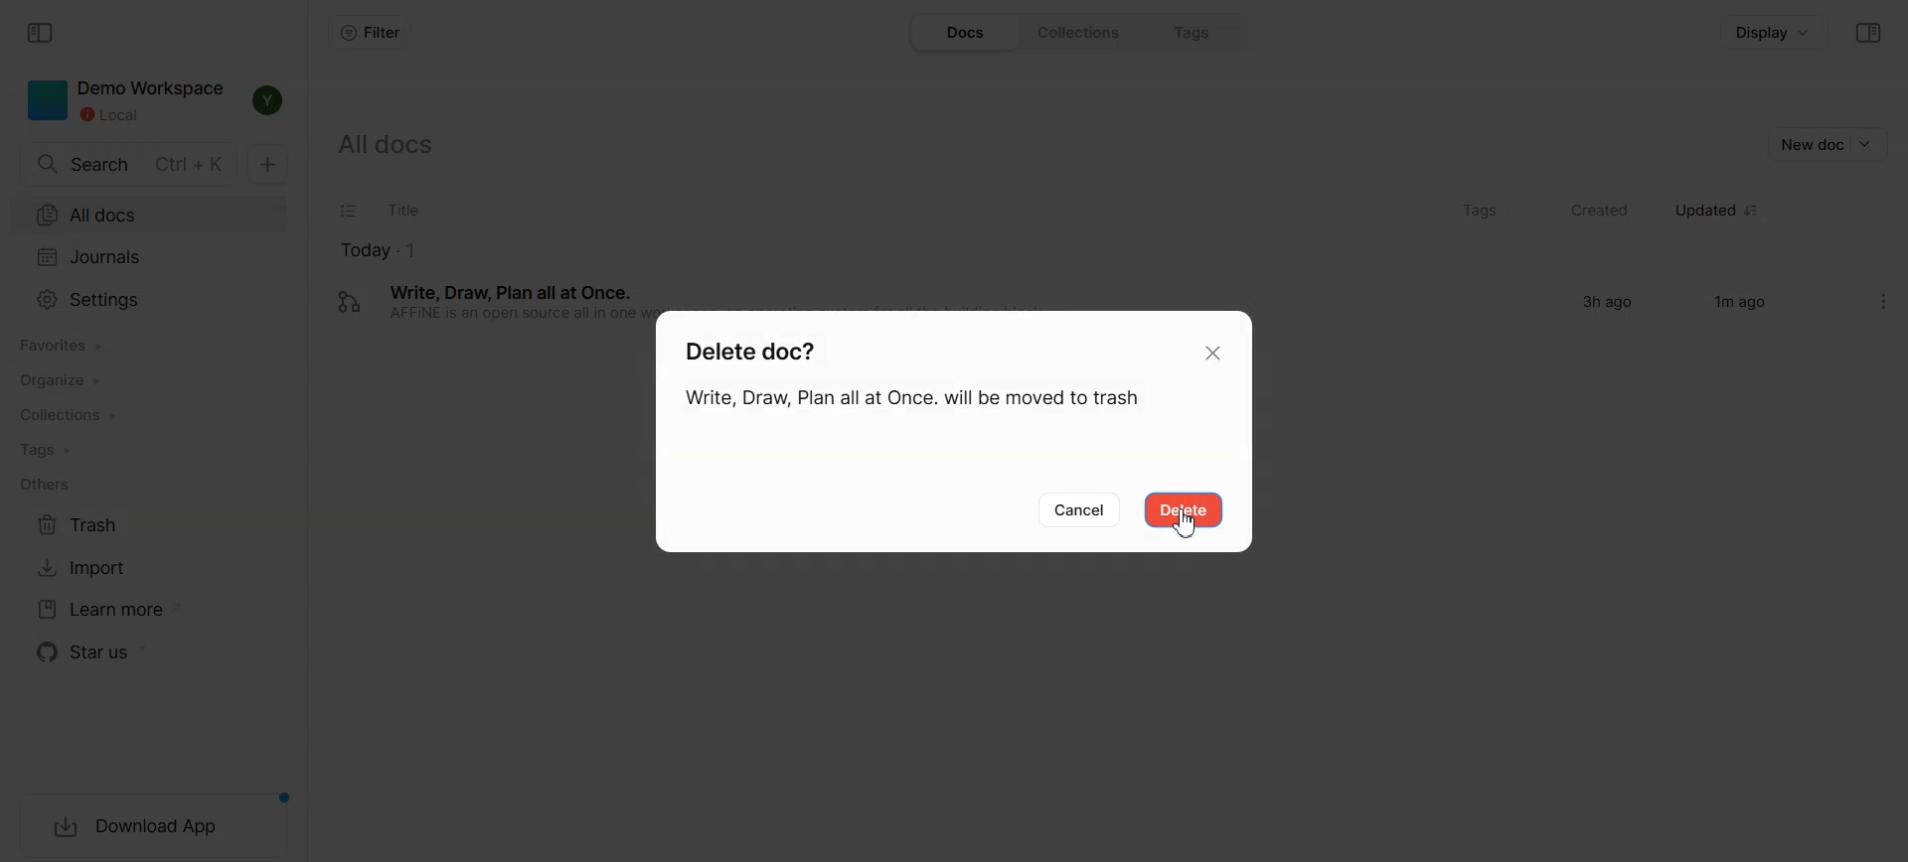 Image resolution: width=1908 pixels, height=862 pixels. I want to click on Delete doc?, so click(779, 348).